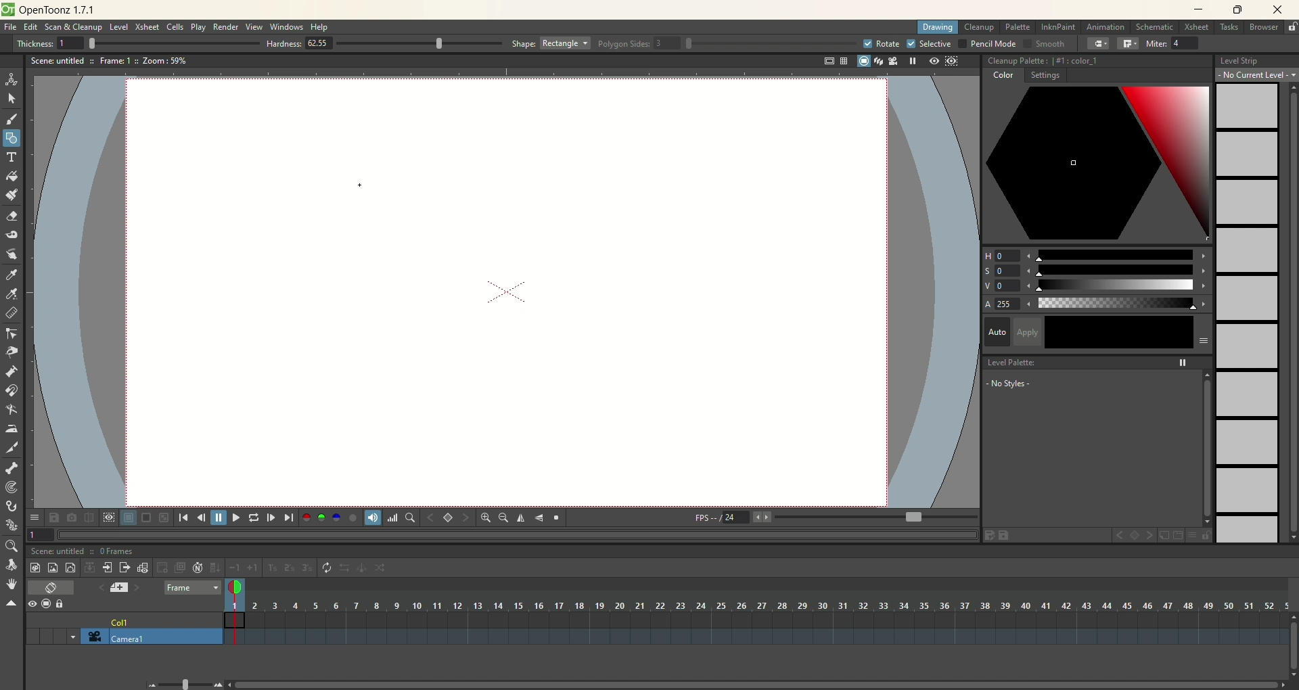 This screenshot has width=1299, height=690. What do you see at coordinates (539, 518) in the screenshot?
I see `flip vertically` at bounding box center [539, 518].